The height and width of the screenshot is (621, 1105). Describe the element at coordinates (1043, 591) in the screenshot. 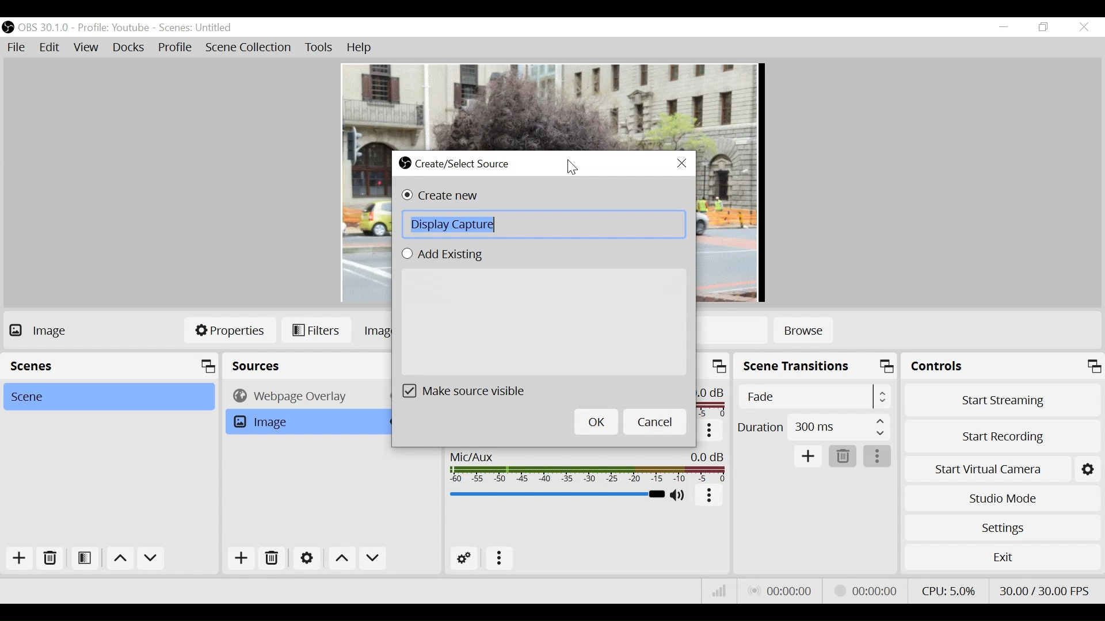

I see `Frame Per Second` at that location.